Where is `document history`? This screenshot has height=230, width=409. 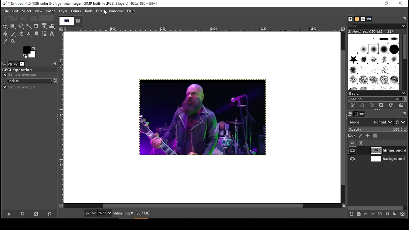 document history is located at coordinates (368, 19).